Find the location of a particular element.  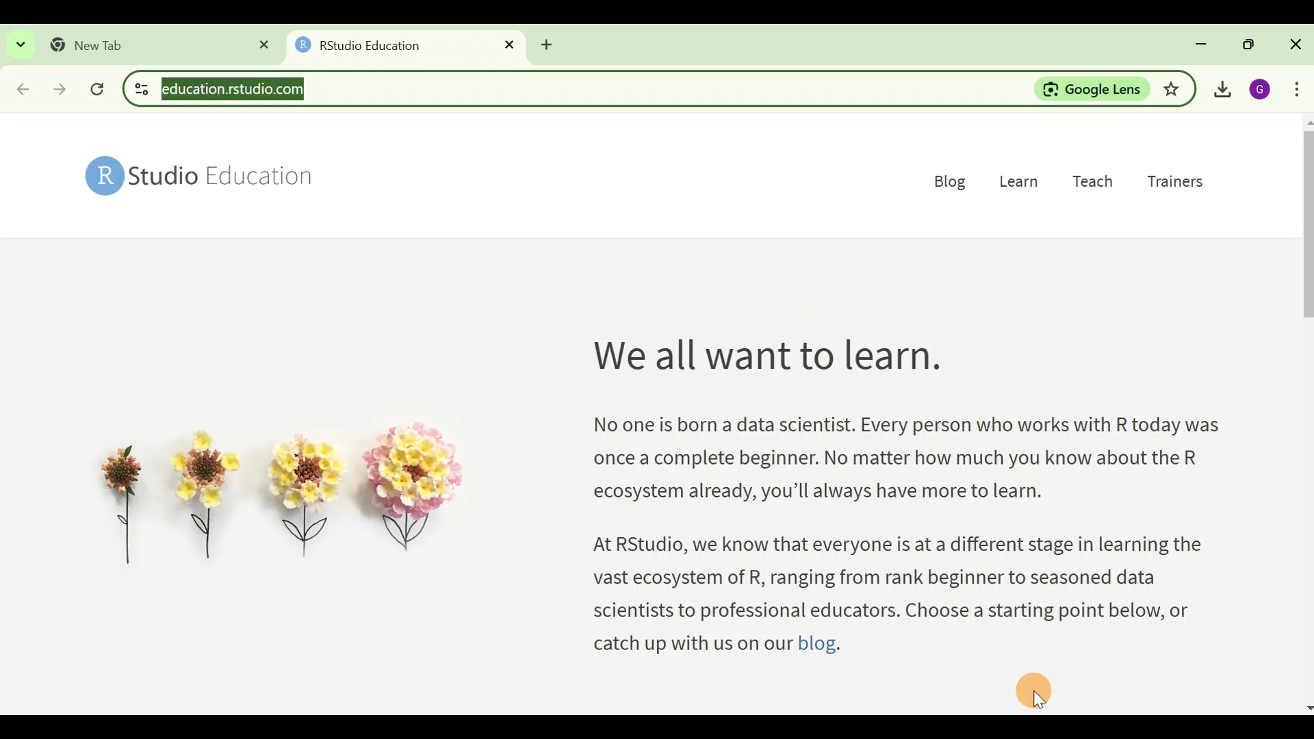

Maximize is located at coordinates (1246, 42).